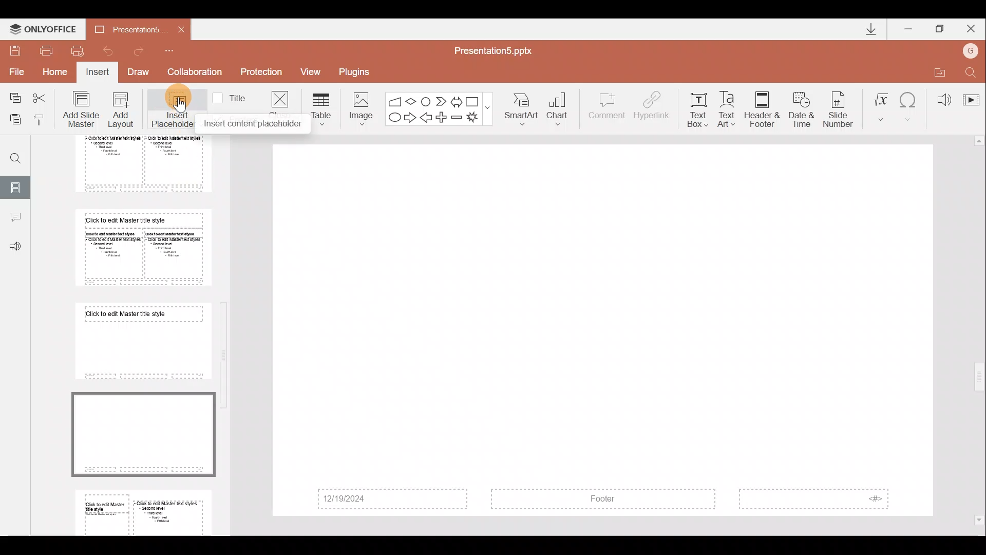  I want to click on Maximize, so click(940, 27).